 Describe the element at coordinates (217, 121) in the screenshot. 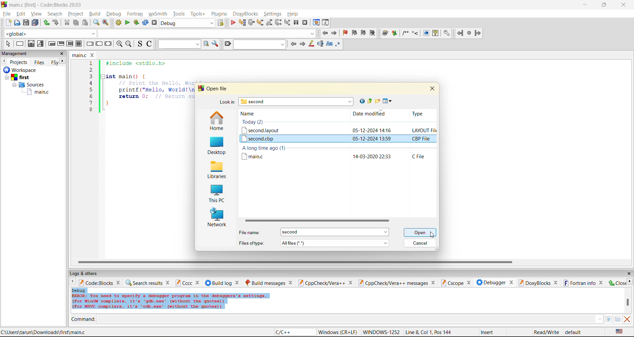

I see `home` at that location.